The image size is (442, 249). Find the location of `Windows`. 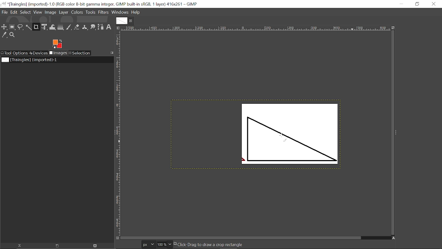

Windows is located at coordinates (120, 12).